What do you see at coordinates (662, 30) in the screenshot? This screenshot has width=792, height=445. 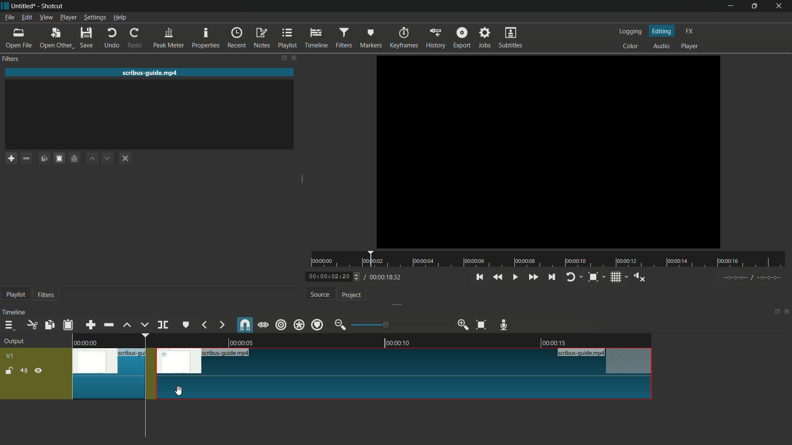 I see `editing` at bounding box center [662, 30].